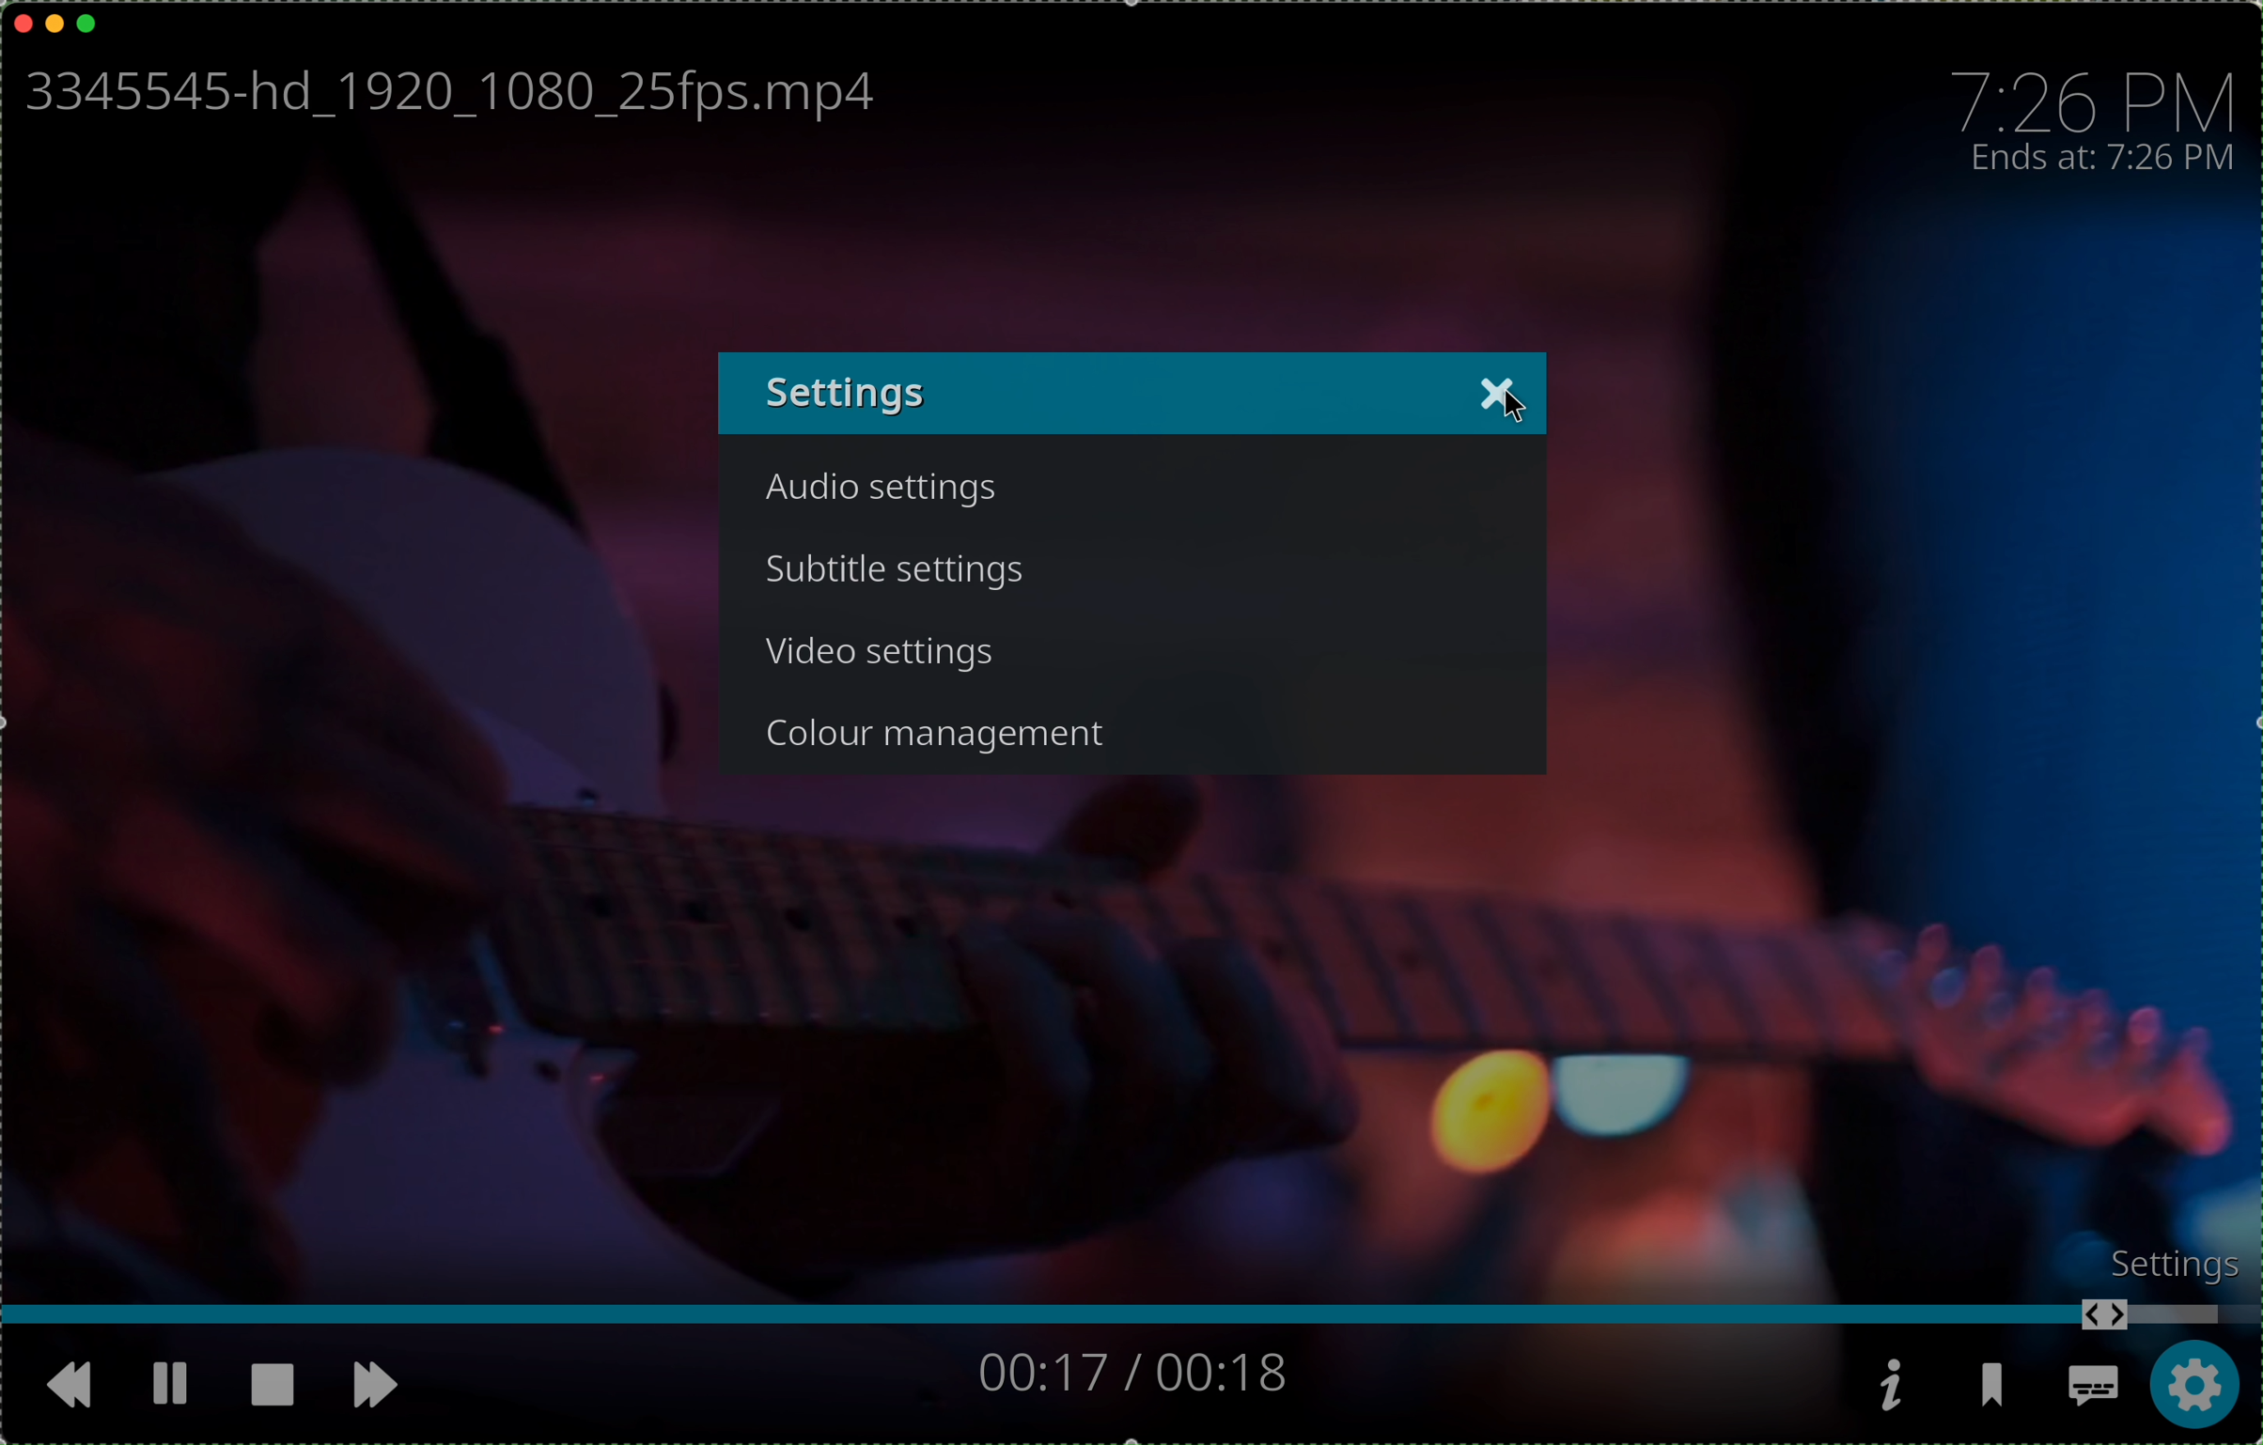 This screenshot has width=2263, height=1445. What do you see at coordinates (1131, 1318) in the screenshot?
I see `timeline` at bounding box center [1131, 1318].